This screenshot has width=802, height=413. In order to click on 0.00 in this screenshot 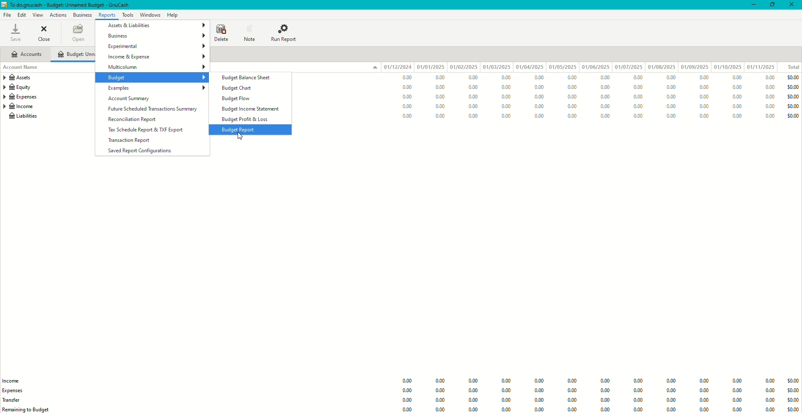, I will do `click(638, 410)`.